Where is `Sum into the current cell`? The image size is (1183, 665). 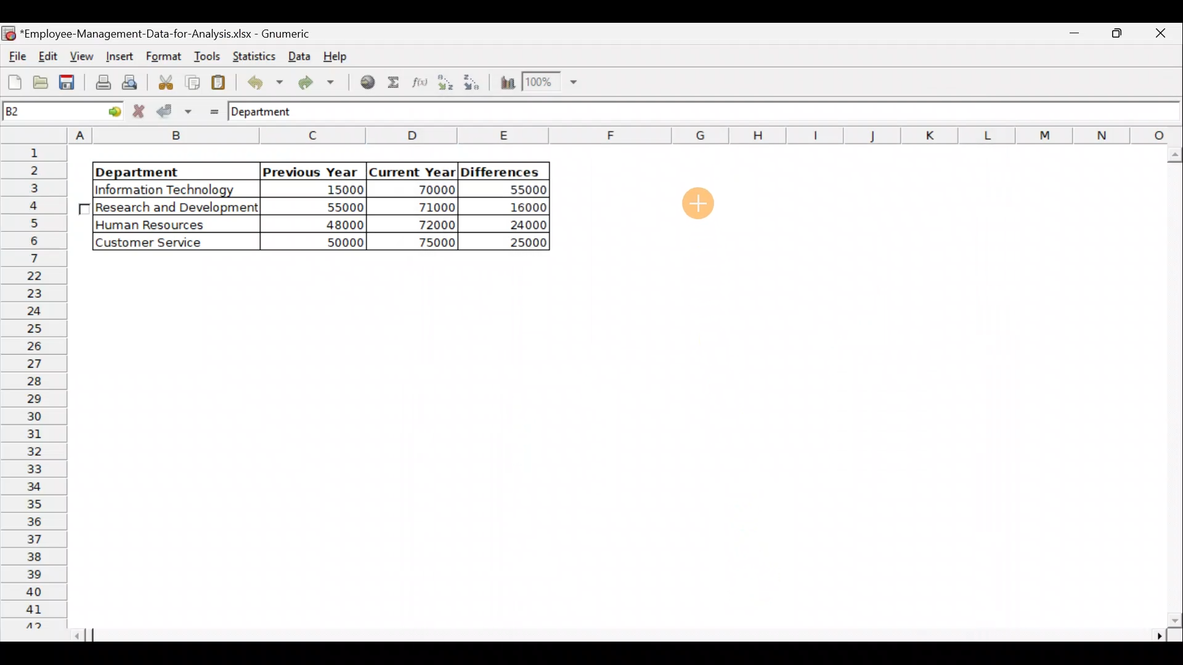
Sum into the current cell is located at coordinates (394, 81).